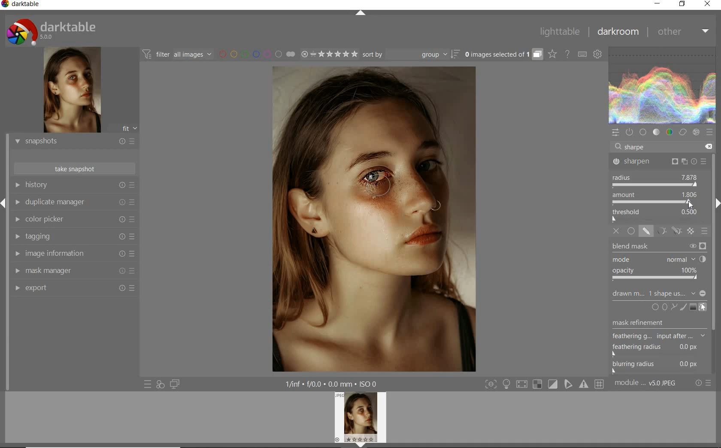 The height and width of the screenshot is (448, 721). Describe the element at coordinates (703, 307) in the screenshot. I see `SHOW & EDIT MASK ELEMENTS` at that location.